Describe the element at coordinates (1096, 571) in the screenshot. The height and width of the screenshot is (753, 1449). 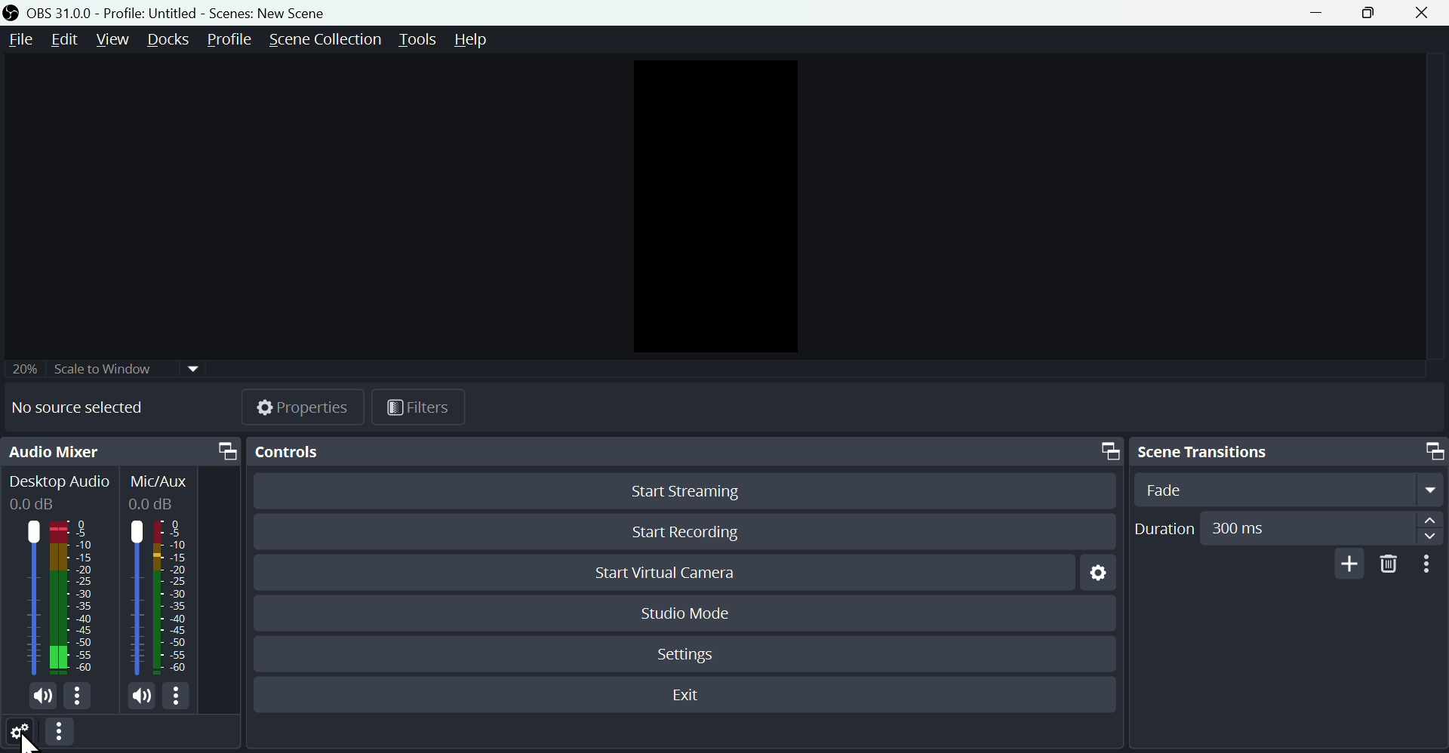
I see `Settings` at that location.